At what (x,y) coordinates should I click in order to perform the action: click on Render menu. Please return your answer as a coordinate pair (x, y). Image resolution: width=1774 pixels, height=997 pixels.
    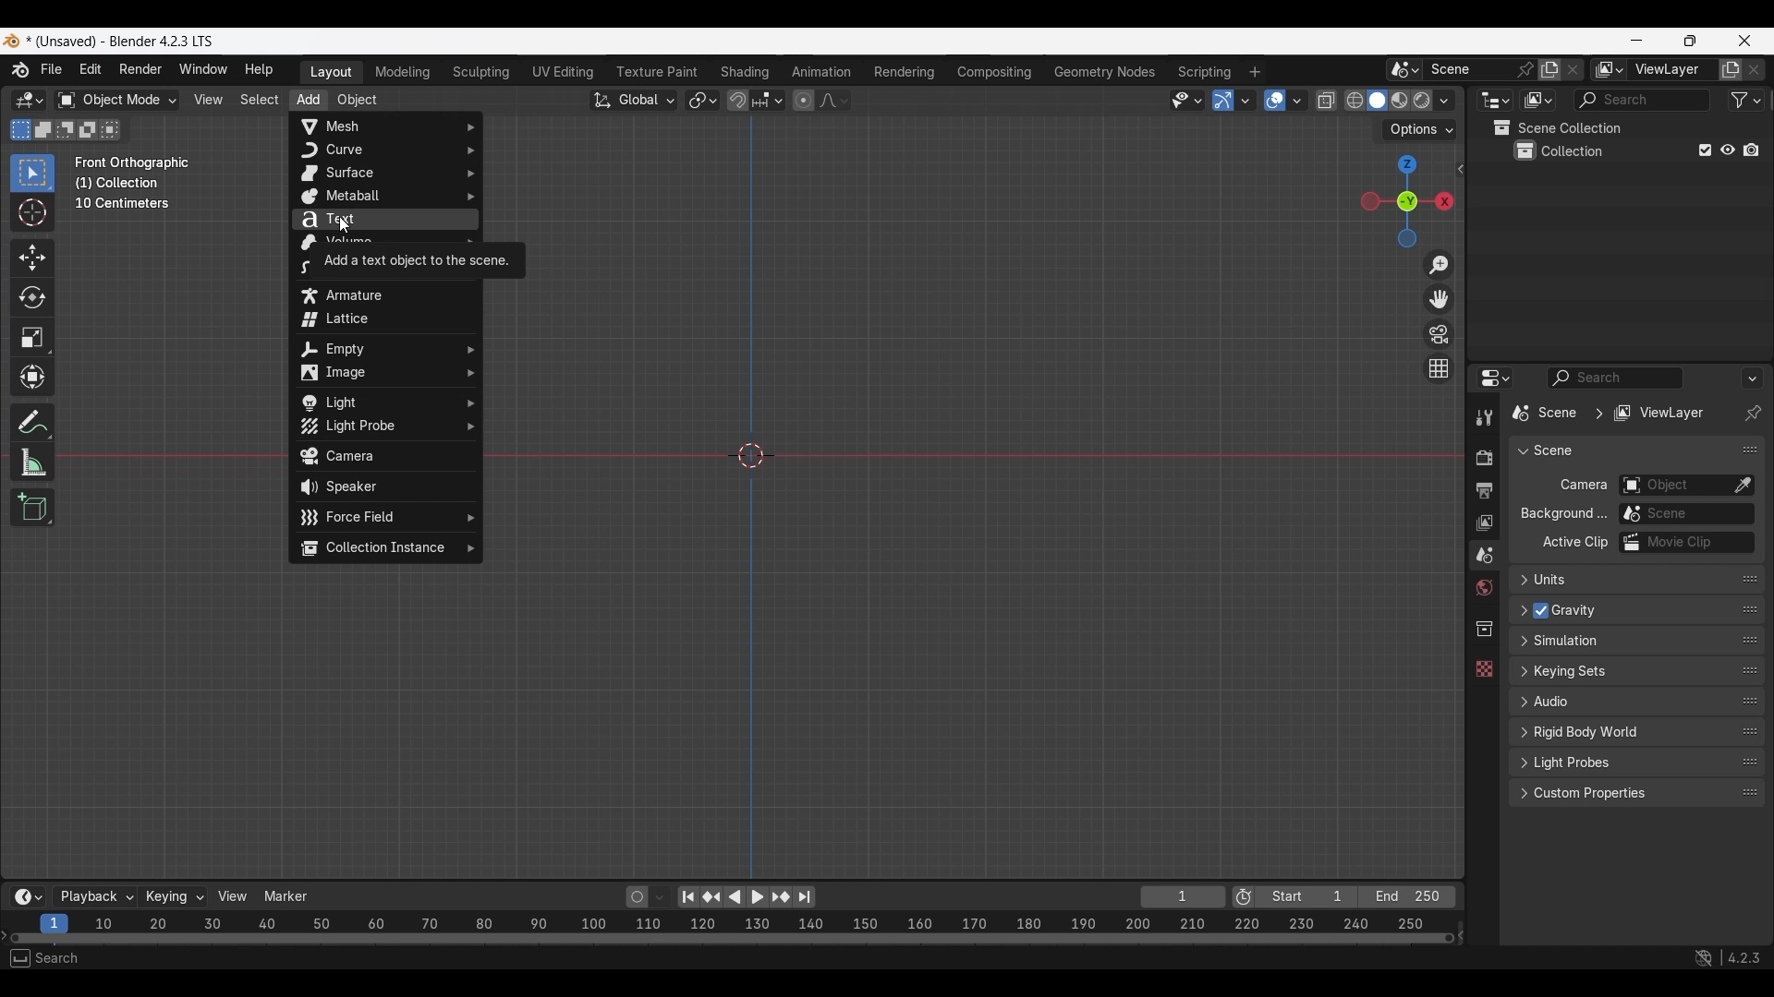
    Looking at the image, I should click on (140, 70).